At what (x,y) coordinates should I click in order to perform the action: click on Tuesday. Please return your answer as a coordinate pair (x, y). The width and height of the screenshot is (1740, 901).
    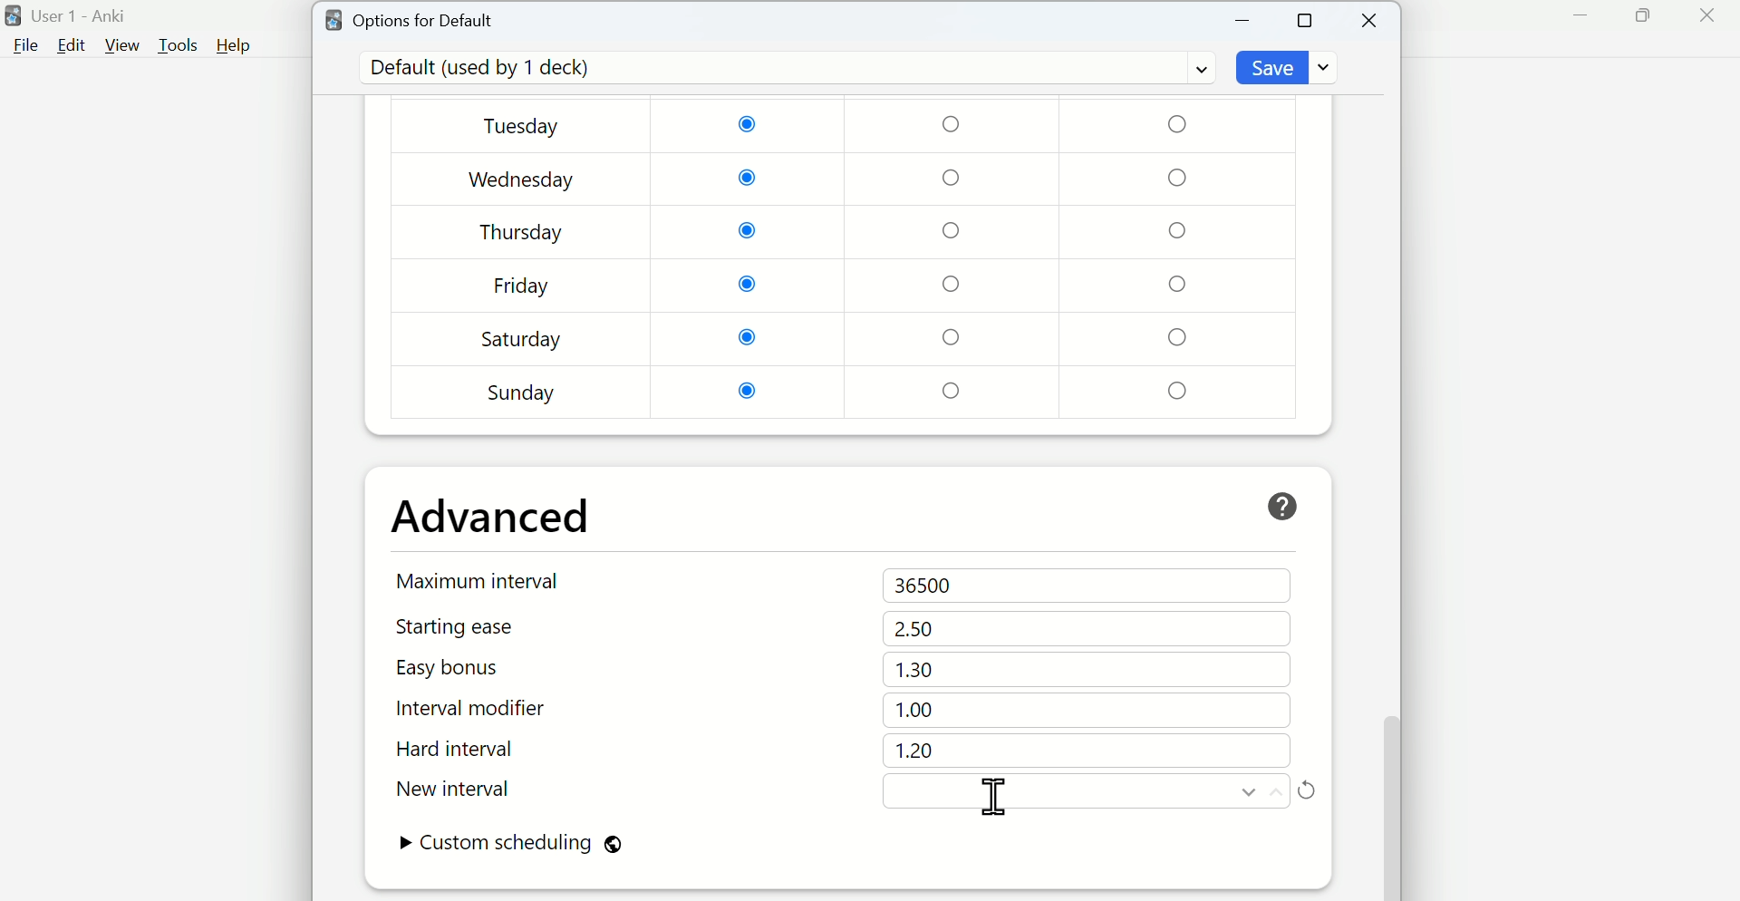
    Looking at the image, I should click on (525, 128).